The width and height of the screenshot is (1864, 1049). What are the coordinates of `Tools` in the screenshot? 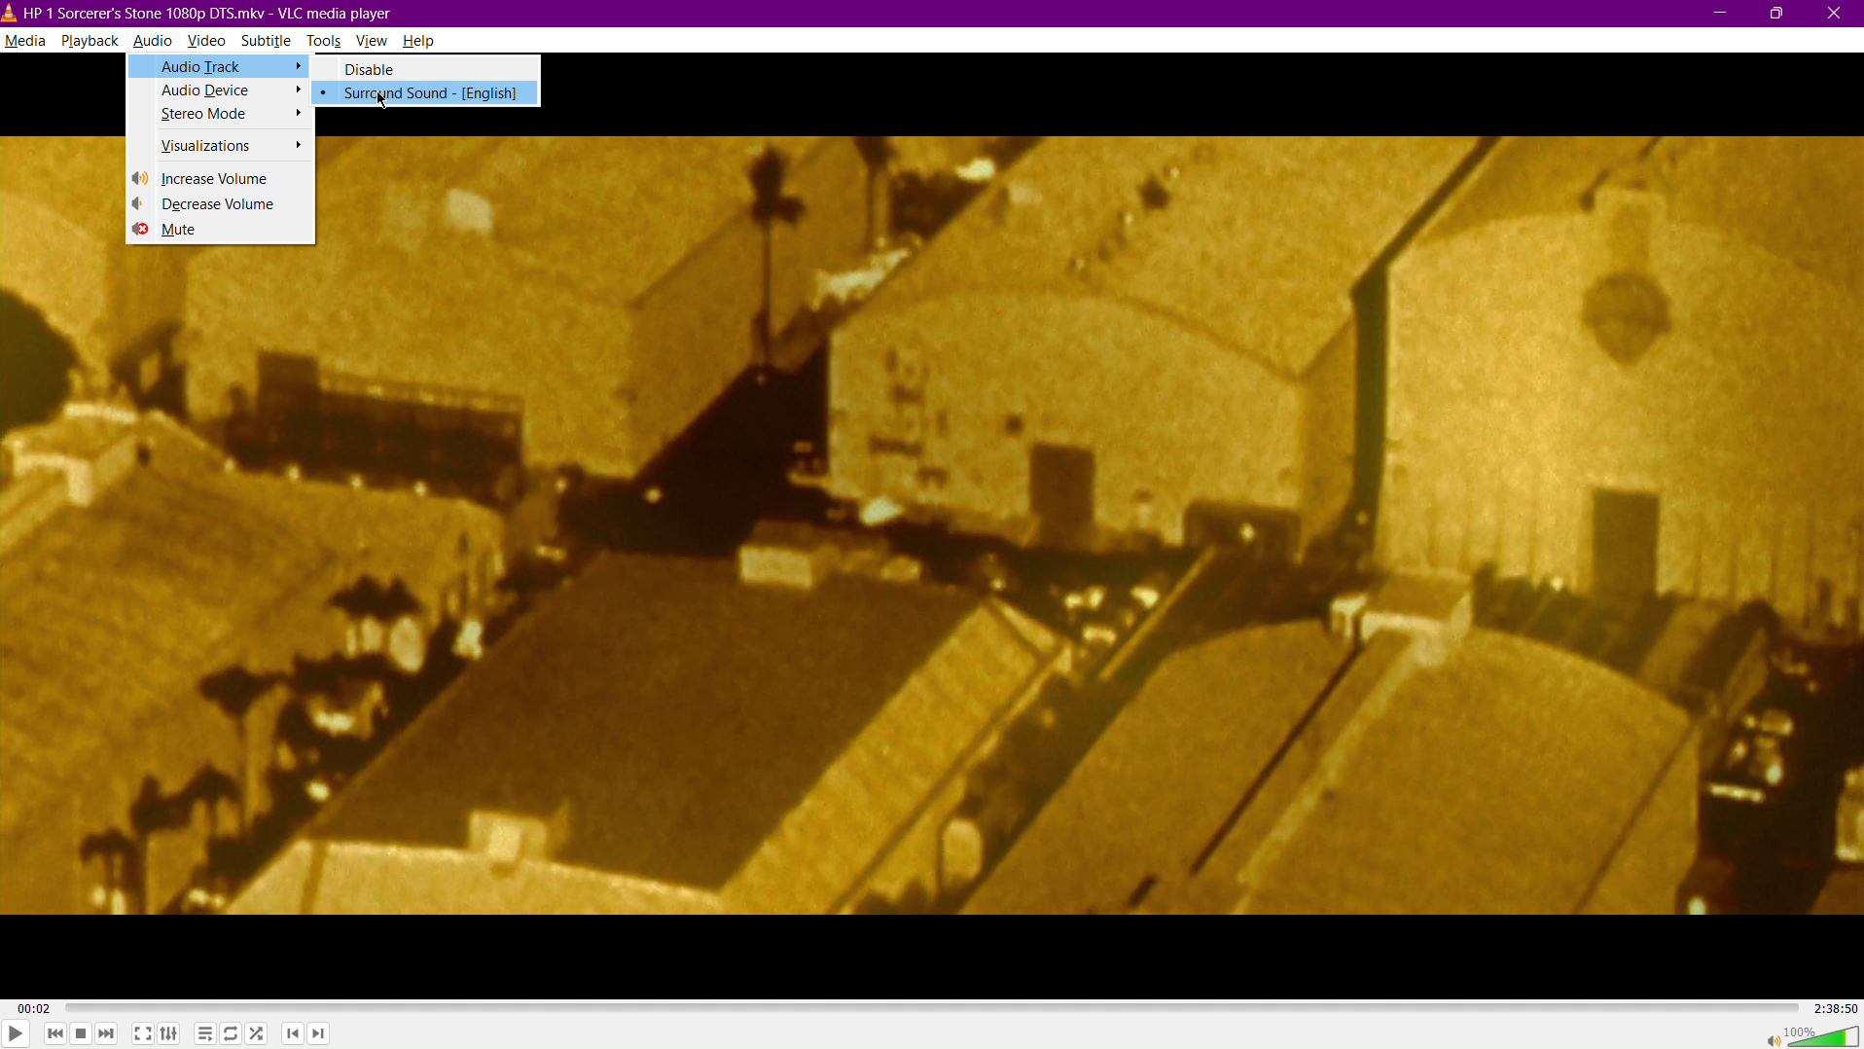 It's located at (327, 42).